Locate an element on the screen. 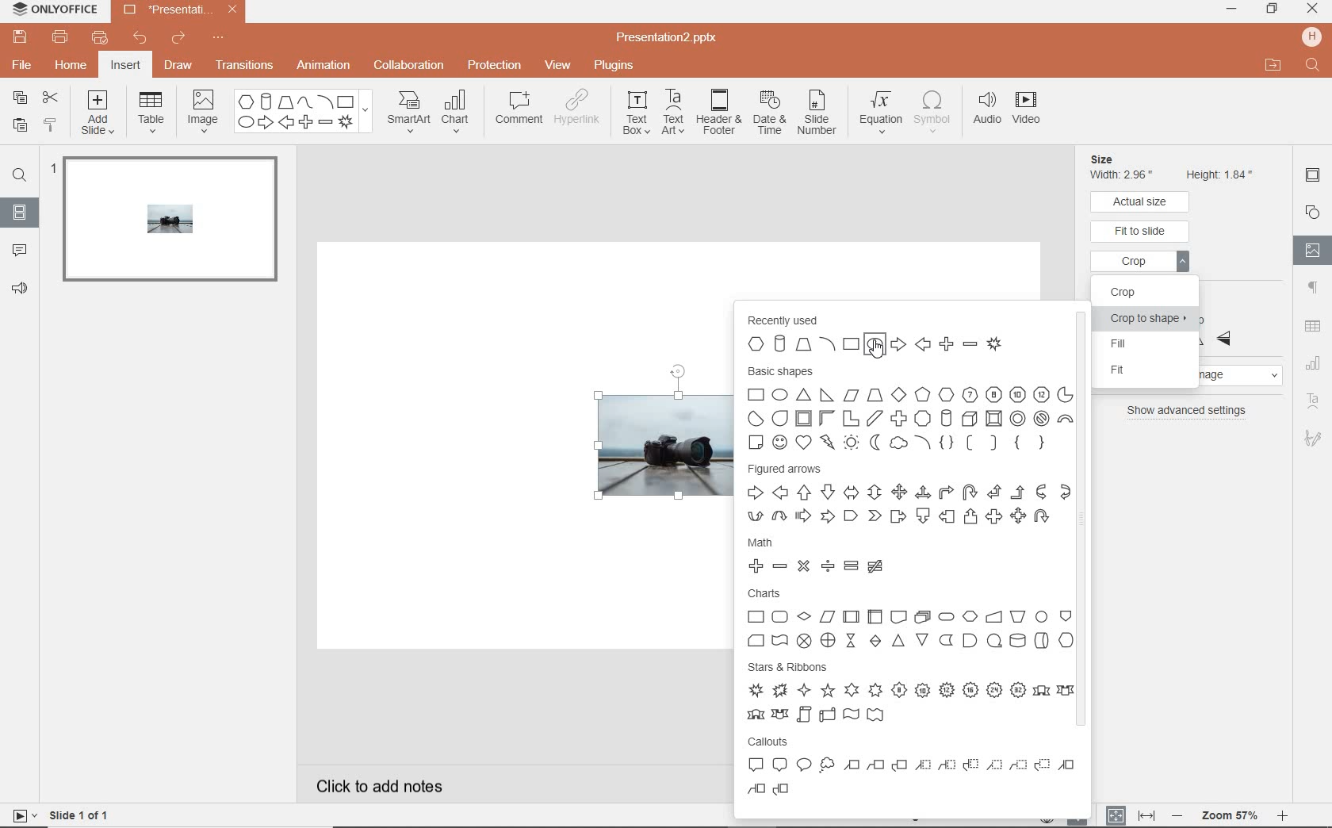 The image size is (1332, 828). Presentation2.pptx is located at coordinates (681, 36).